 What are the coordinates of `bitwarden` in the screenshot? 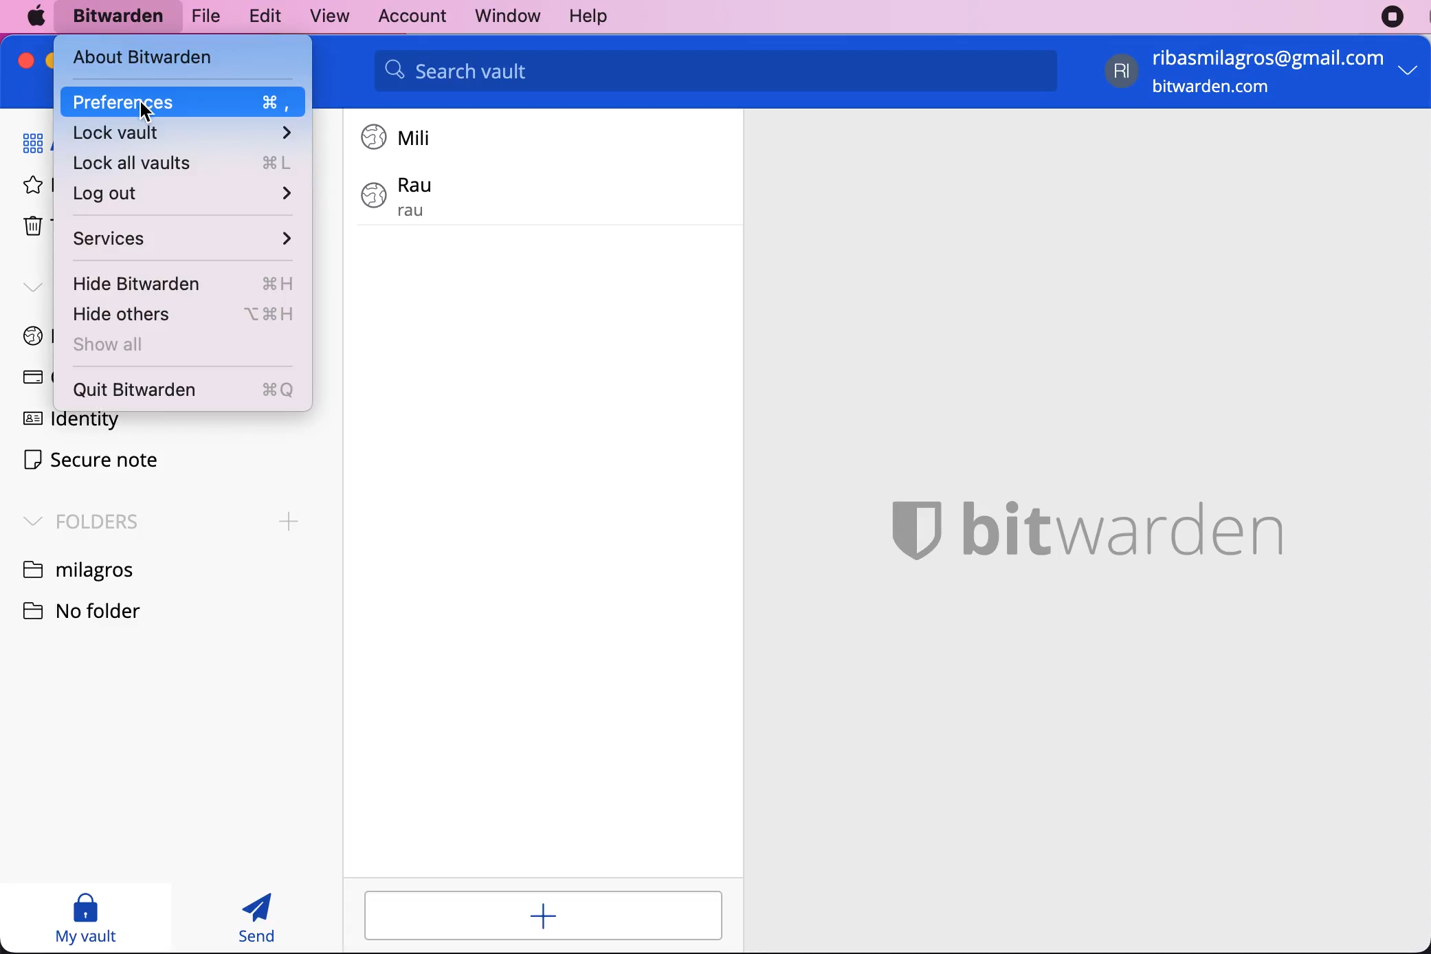 It's located at (115, 17).